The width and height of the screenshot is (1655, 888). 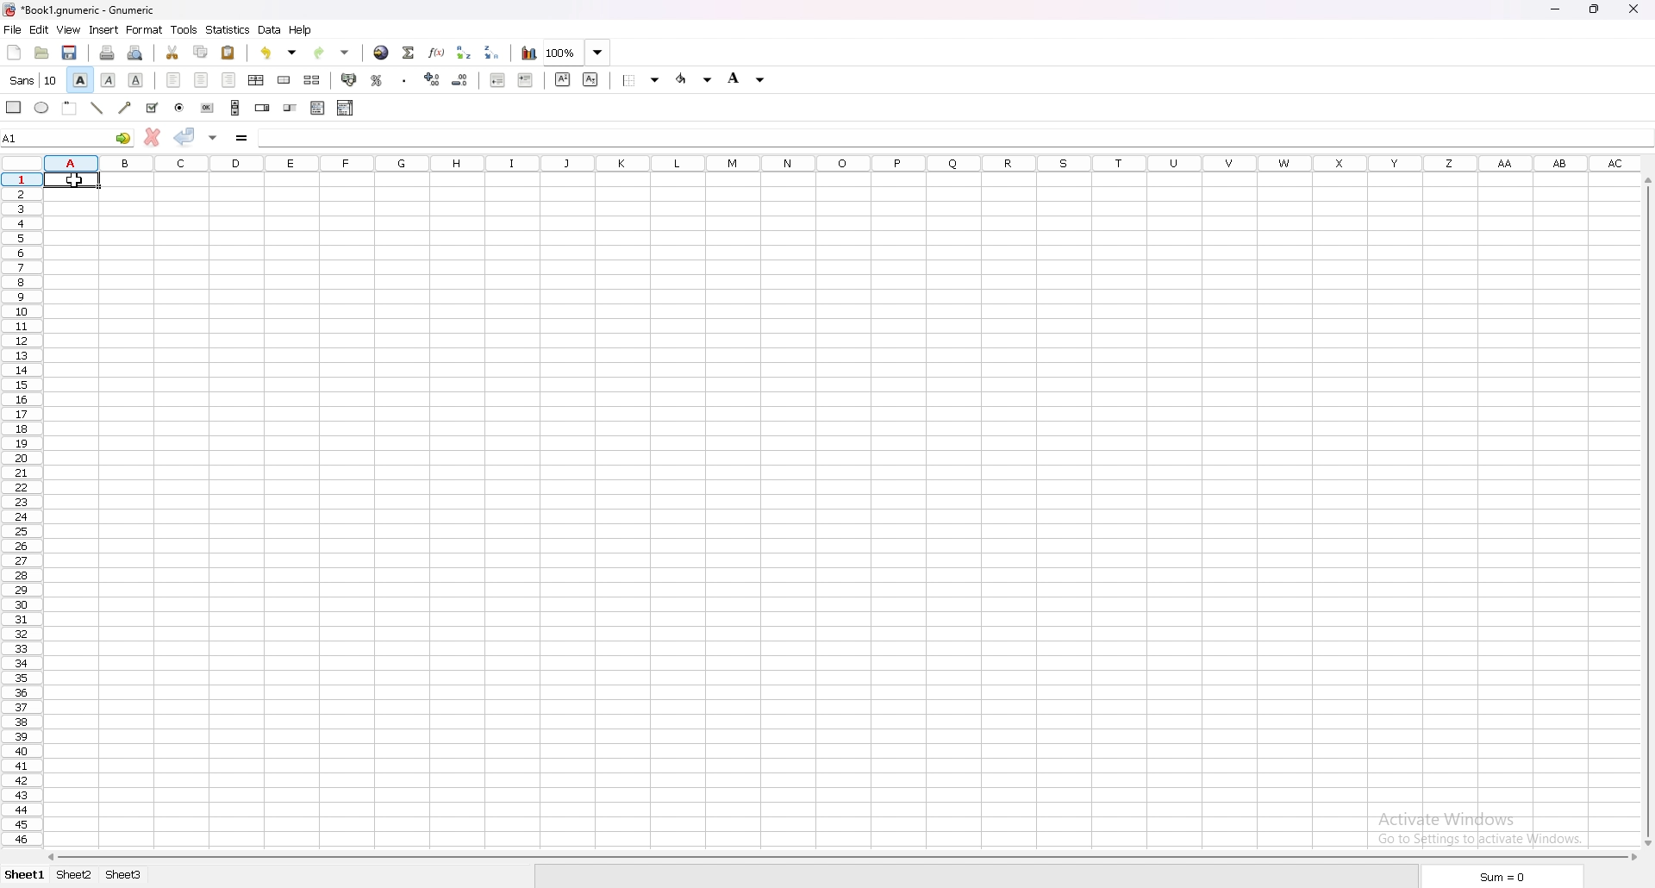 I want to click on zoom, so click(x=578, y=52).